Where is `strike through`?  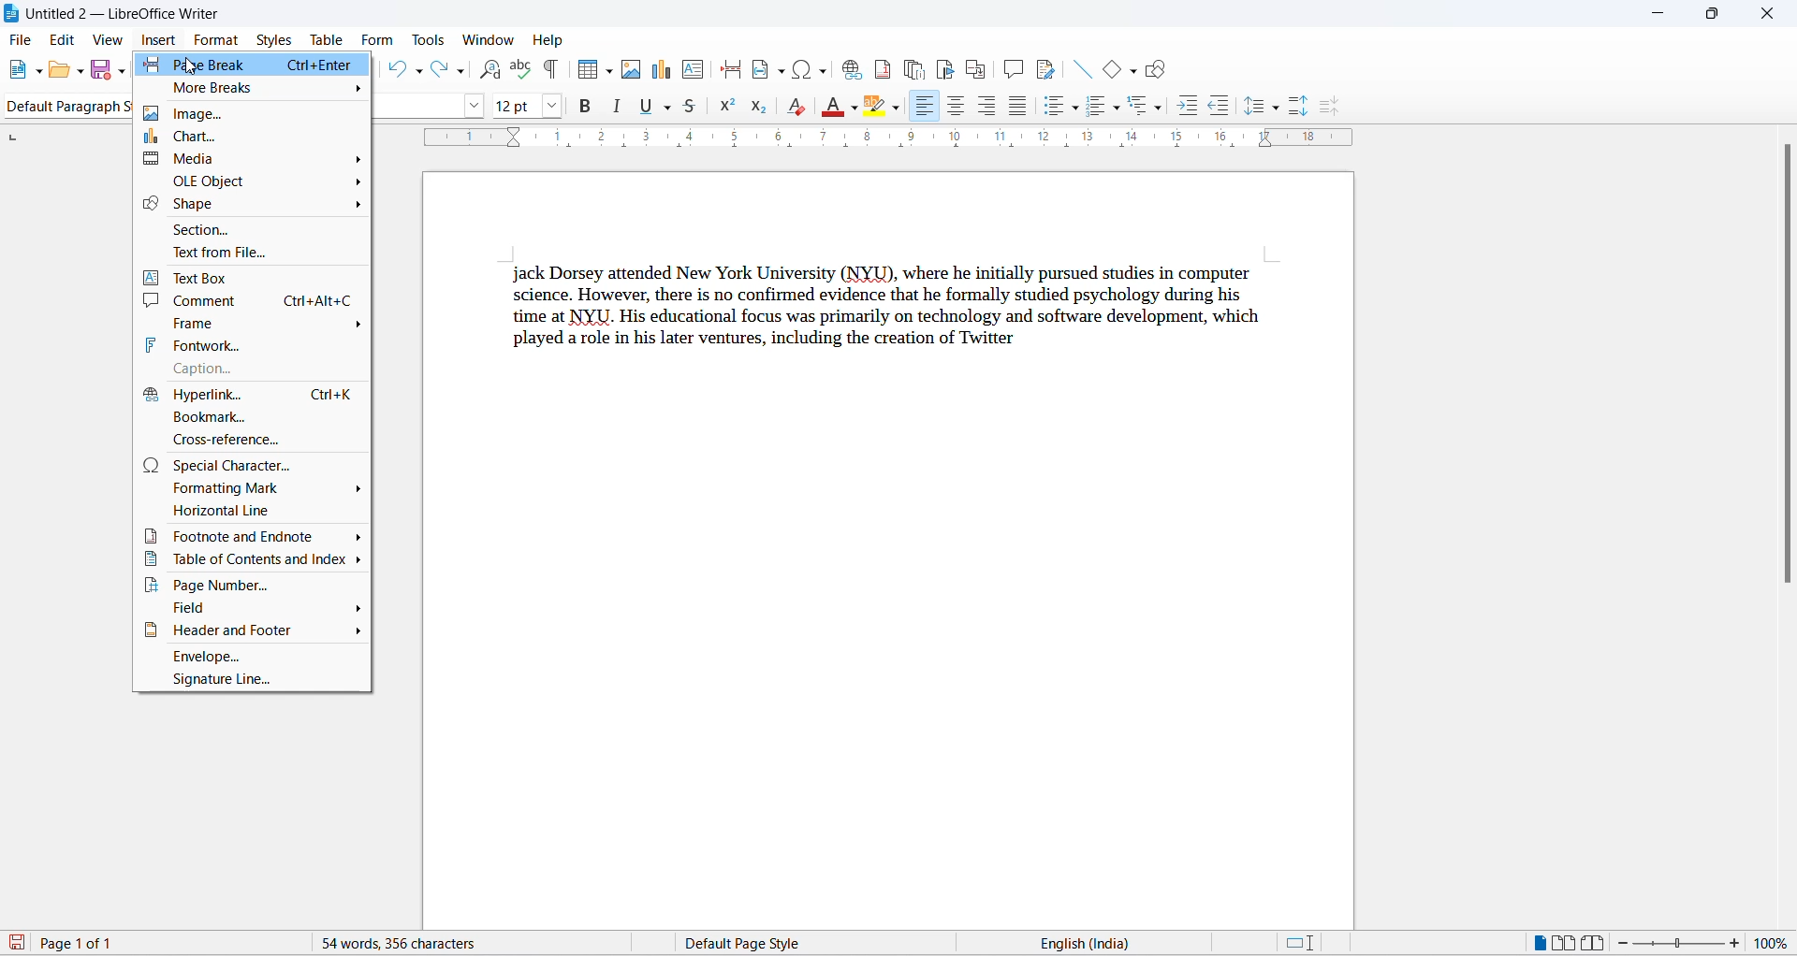
strike through is located at coordinates (694, 110).